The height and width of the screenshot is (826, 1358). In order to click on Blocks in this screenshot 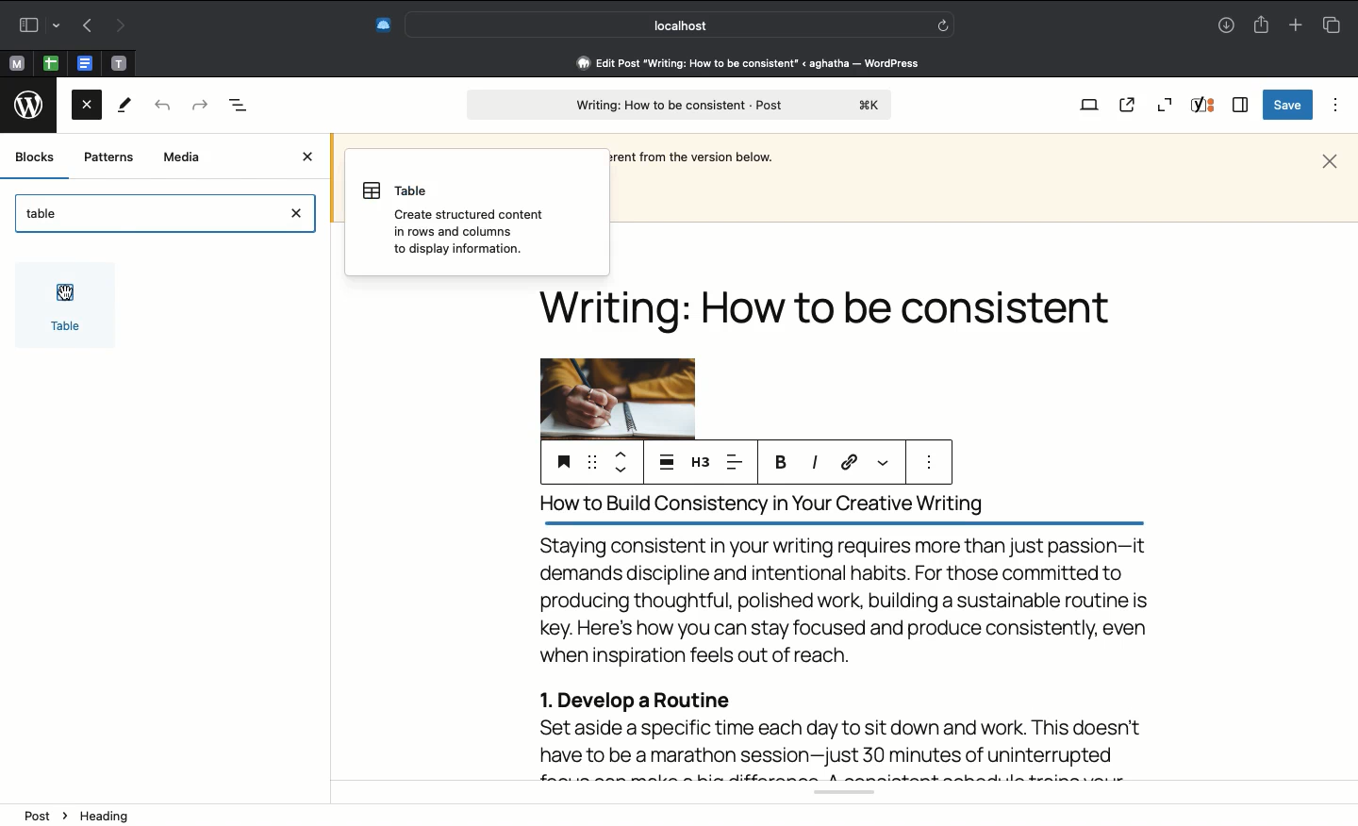, I will do `click(36, 157)`.